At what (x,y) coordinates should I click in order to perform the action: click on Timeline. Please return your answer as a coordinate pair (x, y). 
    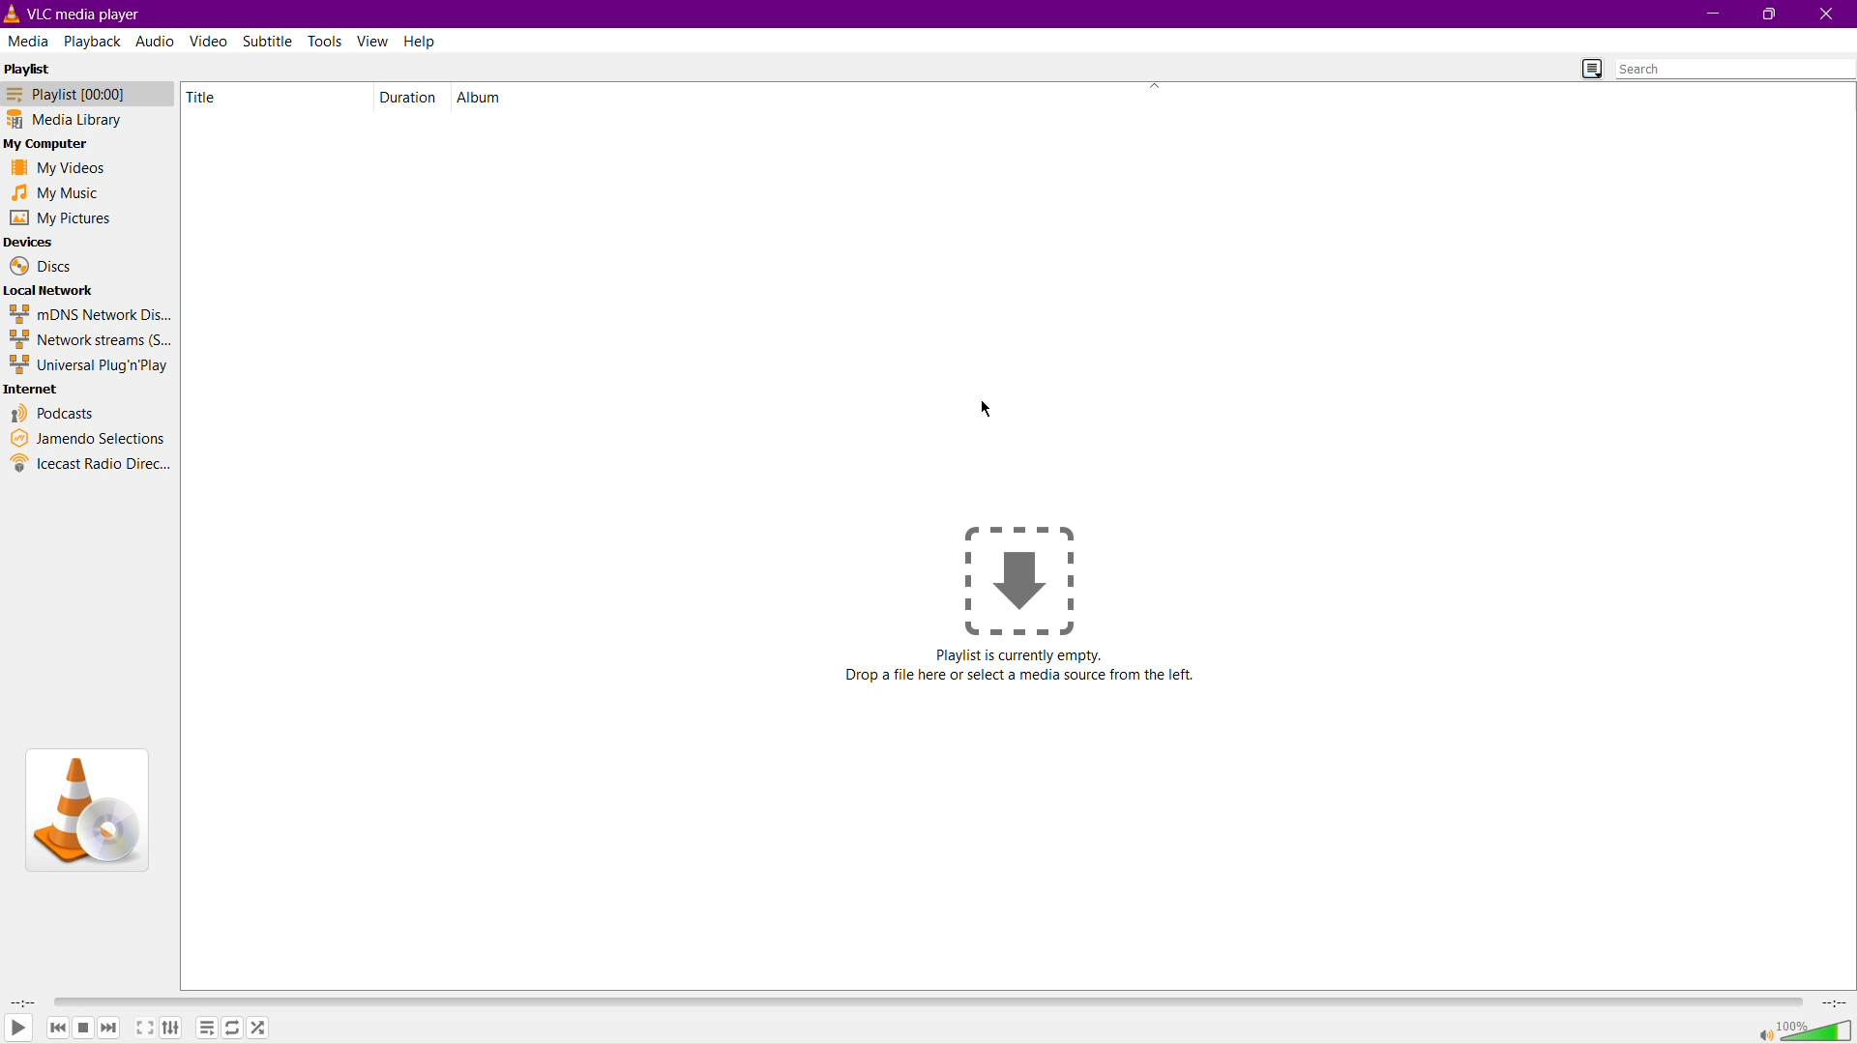
    Looking at the image, I should click on (931, 1000).